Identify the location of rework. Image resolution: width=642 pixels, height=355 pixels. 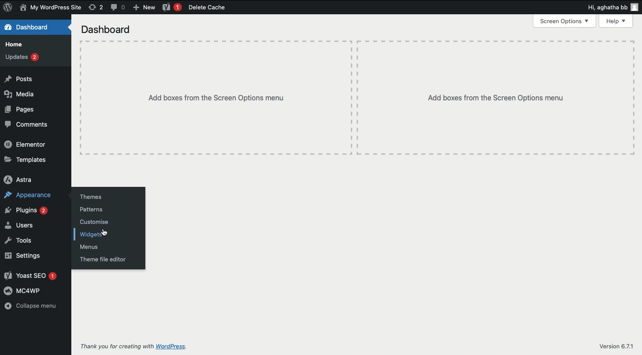
(95, 7).